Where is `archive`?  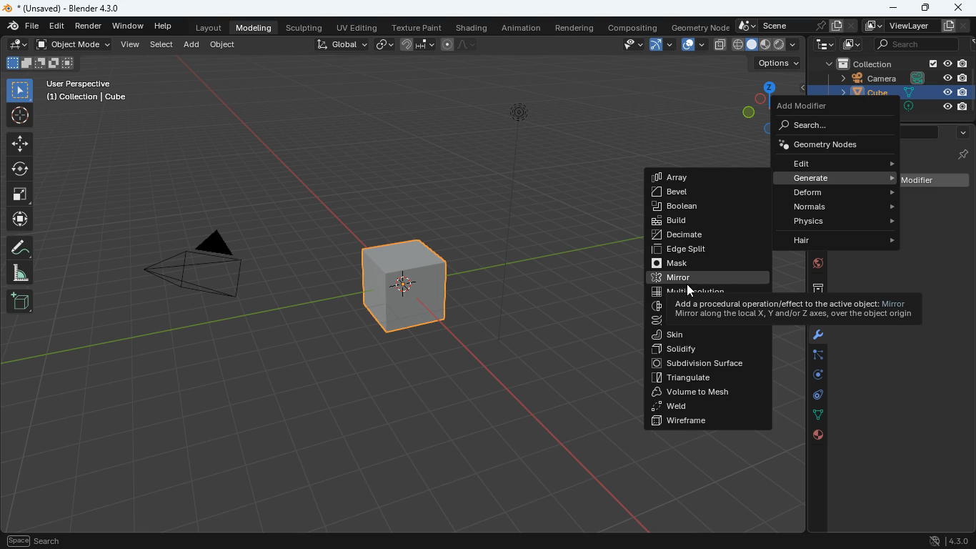
archive is located at coordinates (811, 290).